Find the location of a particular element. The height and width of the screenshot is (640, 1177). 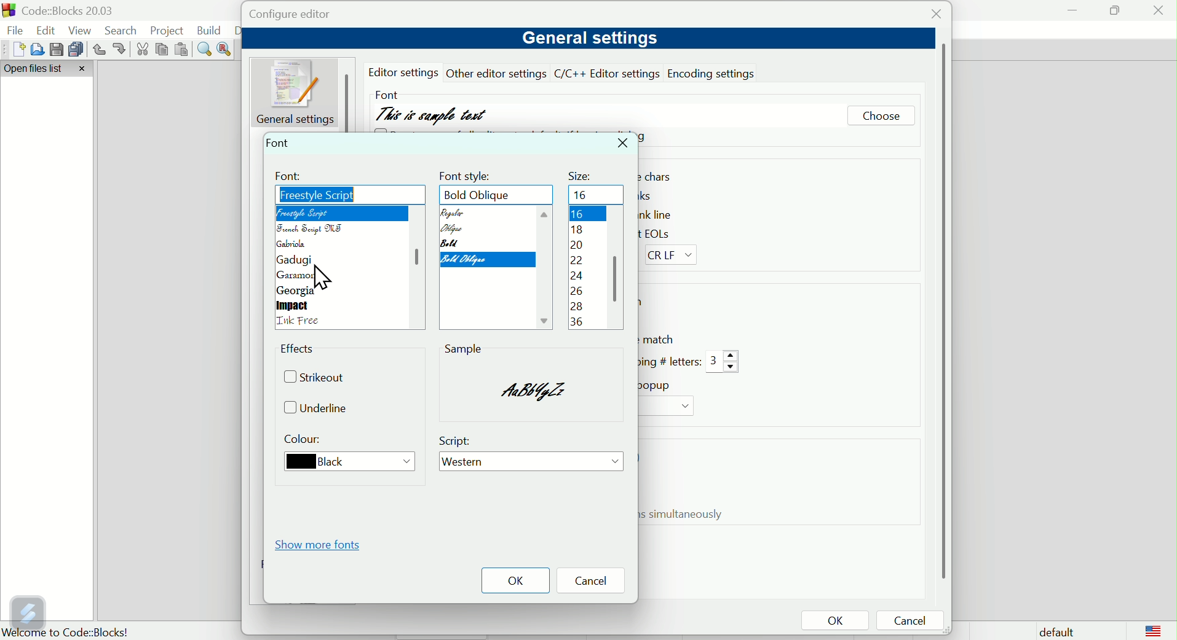

redo is located at coordinates (121, 49).